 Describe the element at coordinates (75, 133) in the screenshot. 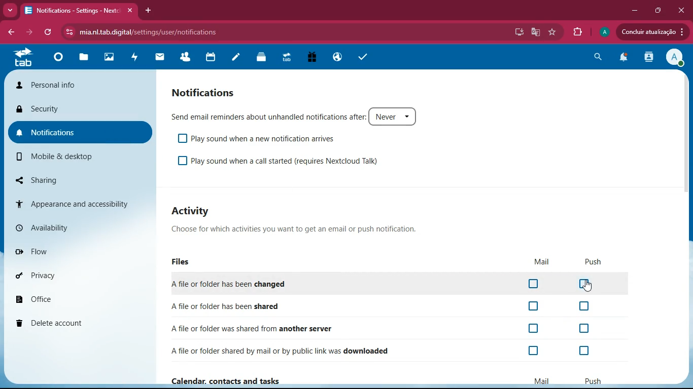

I see `notifications` at that location.